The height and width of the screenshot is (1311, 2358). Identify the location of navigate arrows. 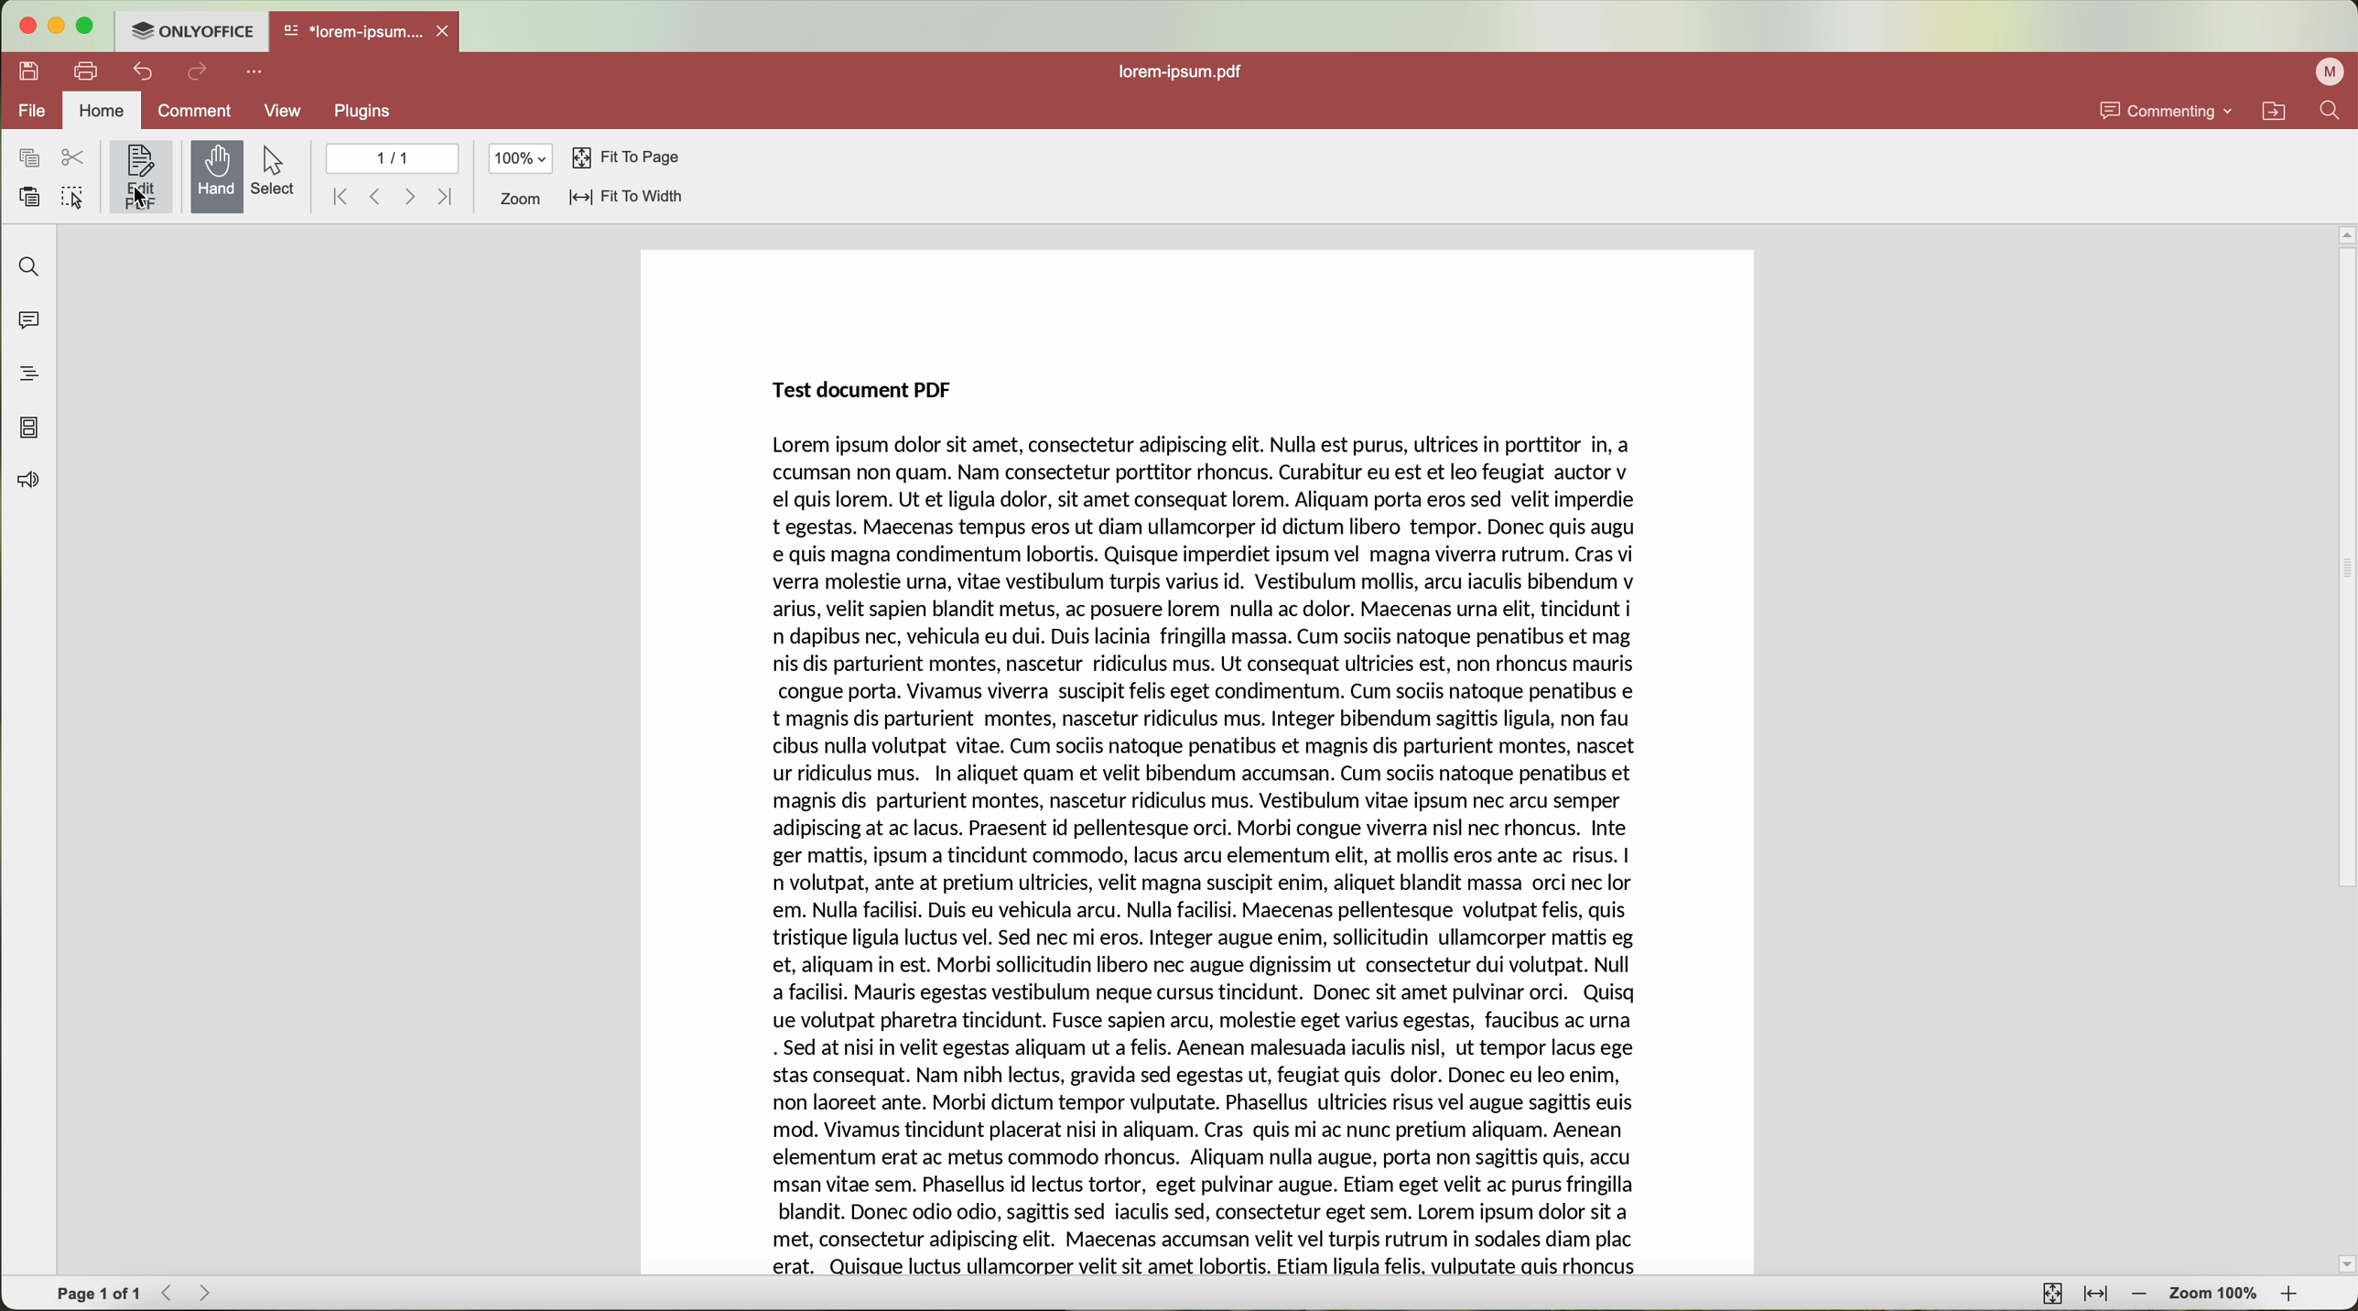
(190, 1294).